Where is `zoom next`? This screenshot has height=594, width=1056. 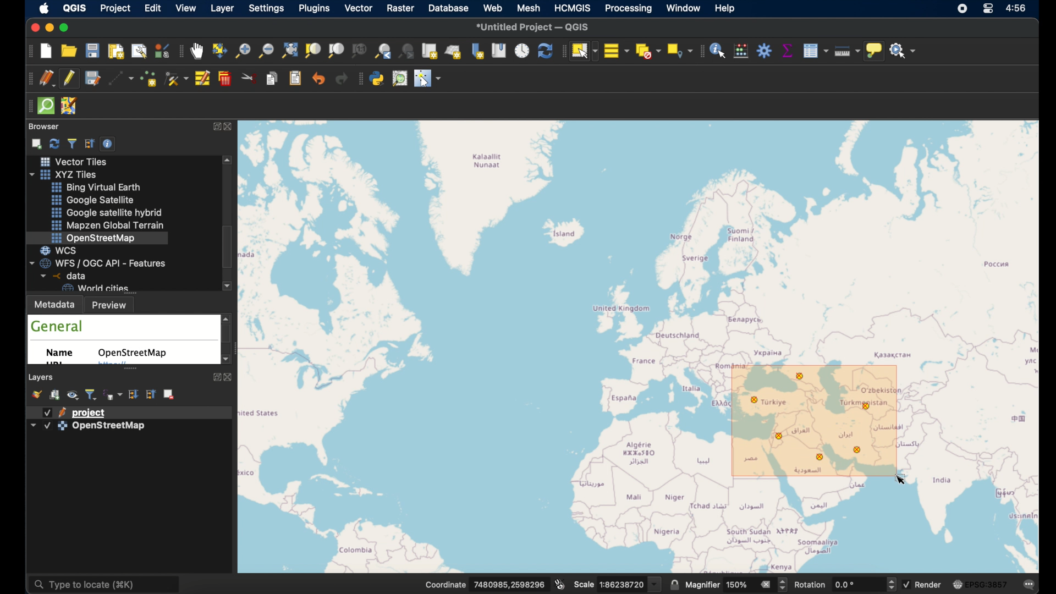
zoom next is located at coordinates (408, 52).